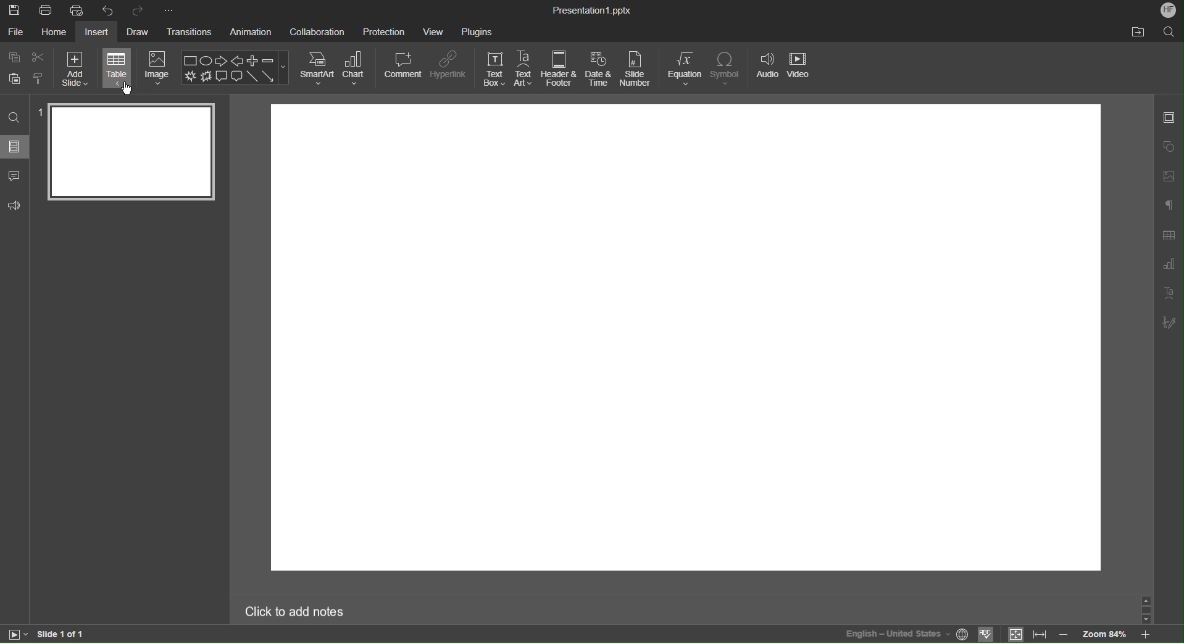  What do you see at coordinates (385, 31) in the screenshot?
I see `Protection` at bounding box center [385, 31].